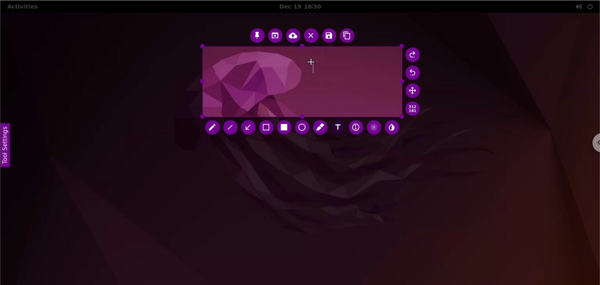 The height and width of the screenshot is (285, 600). I want to click on pixelette, so click(374, 126).